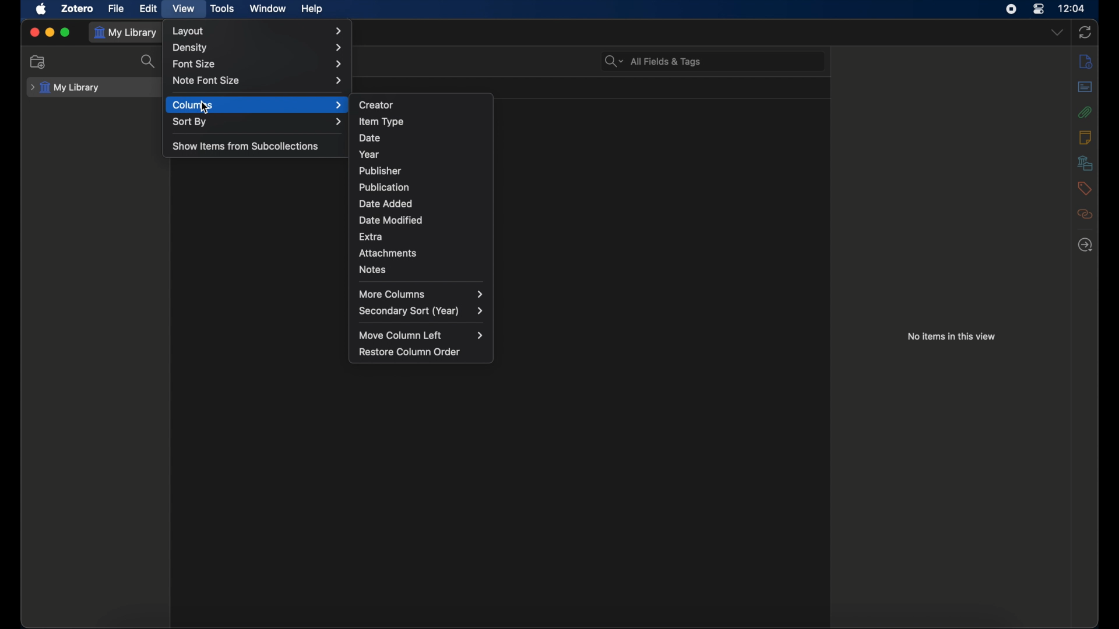  What do you see at coordinates (50, 32) in the screenshot?
I see `minimize` at bounding box center [50, 32].